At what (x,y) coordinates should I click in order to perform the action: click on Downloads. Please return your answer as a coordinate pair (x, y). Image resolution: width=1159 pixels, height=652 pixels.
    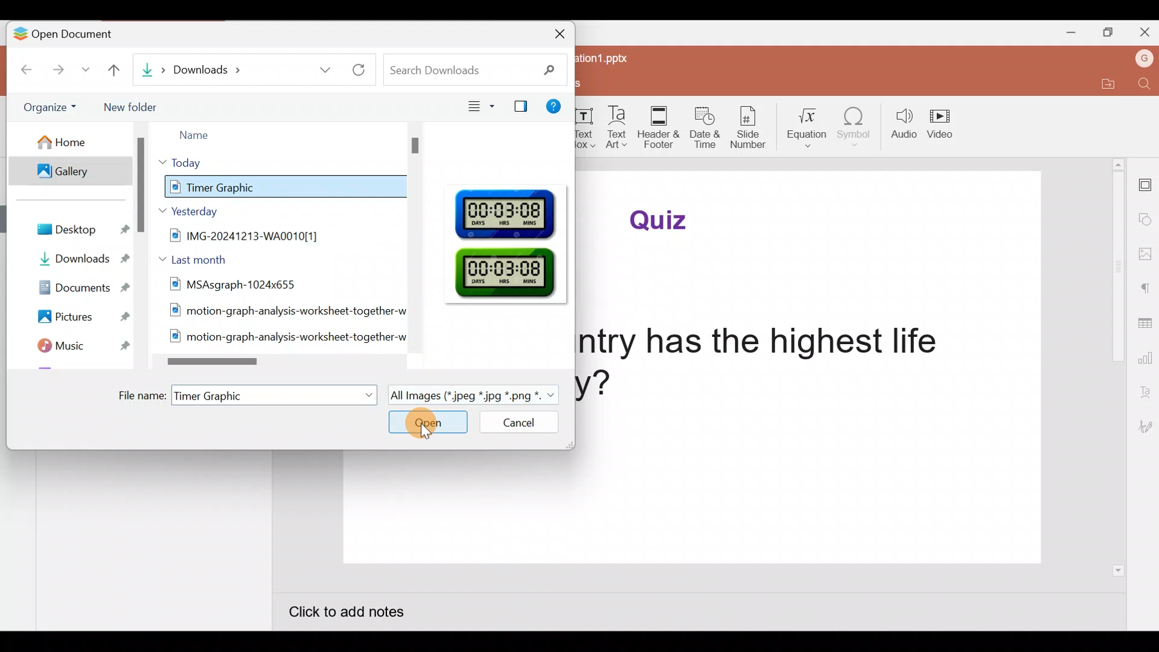
    Looking at the image, I should click on (236, 68).